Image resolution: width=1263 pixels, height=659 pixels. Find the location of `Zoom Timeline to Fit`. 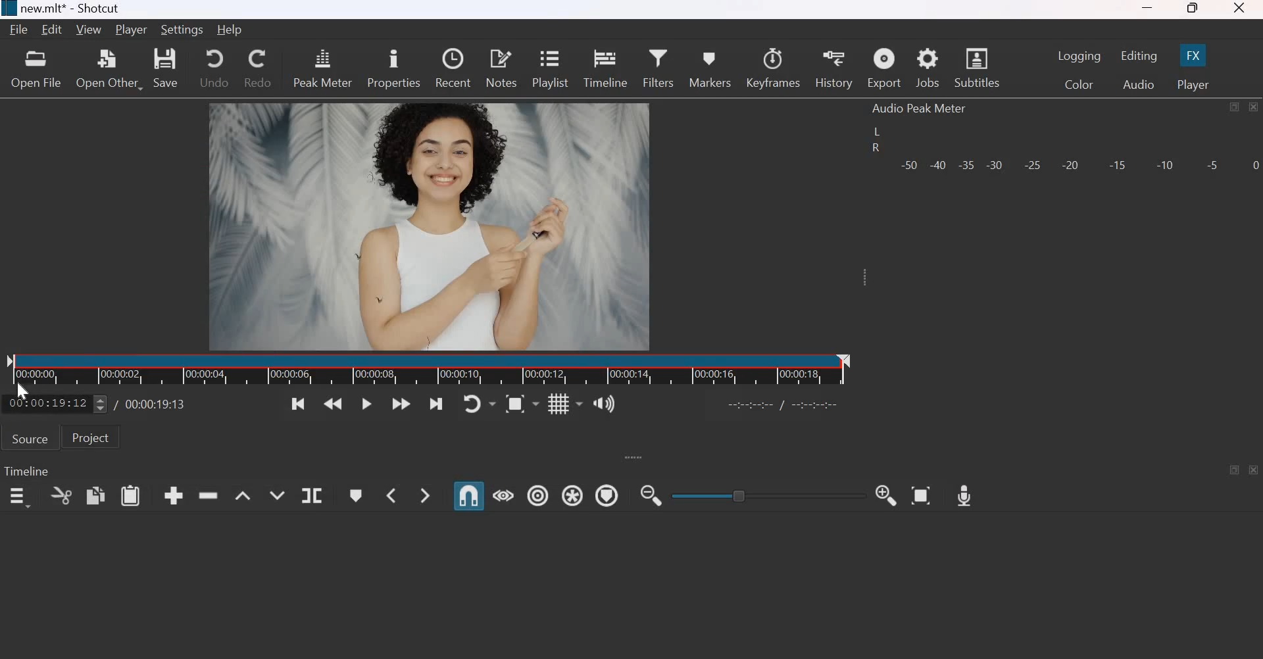

Zoom Timeline to Fit is located at coordinates (922, 492).